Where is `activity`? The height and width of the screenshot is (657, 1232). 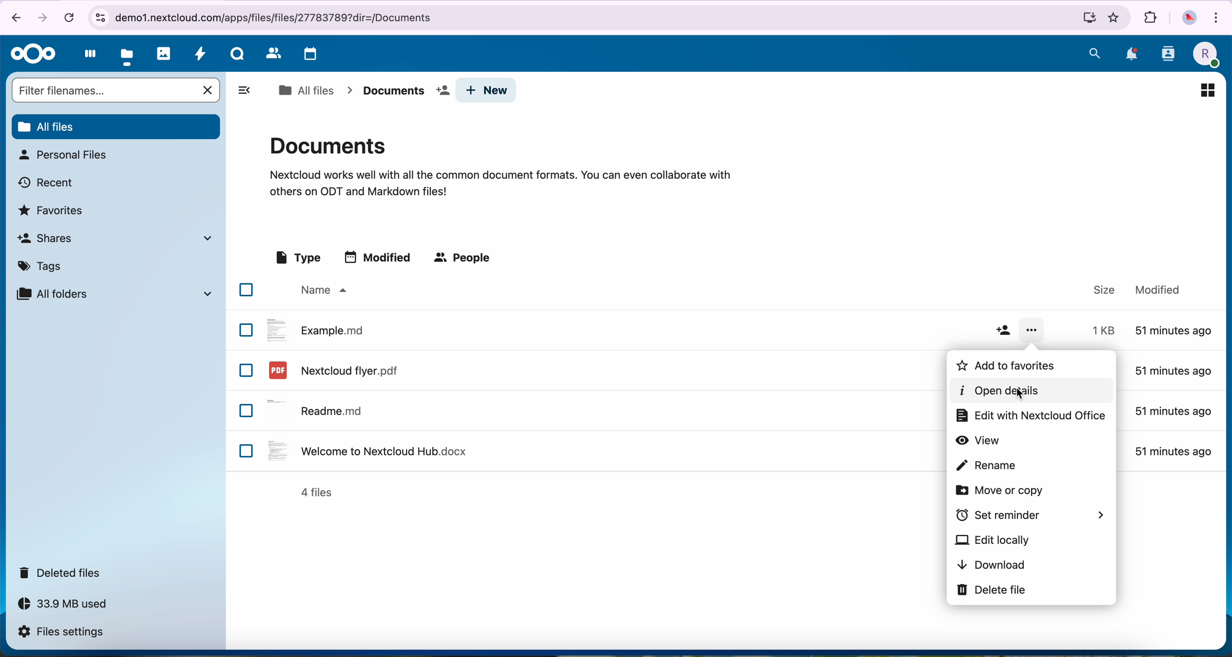 activity is located at coordinates (201, 56).